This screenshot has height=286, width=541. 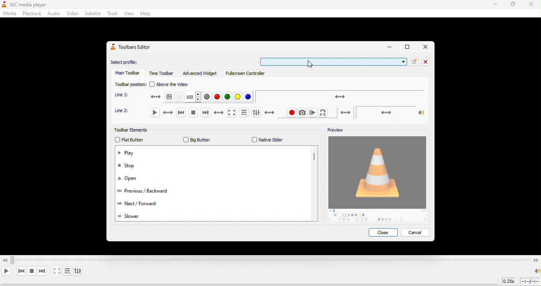 What do you see at coordinates (79, 270) in the screenshot?
I see `show extended settings` at bounding box center [79, 270].